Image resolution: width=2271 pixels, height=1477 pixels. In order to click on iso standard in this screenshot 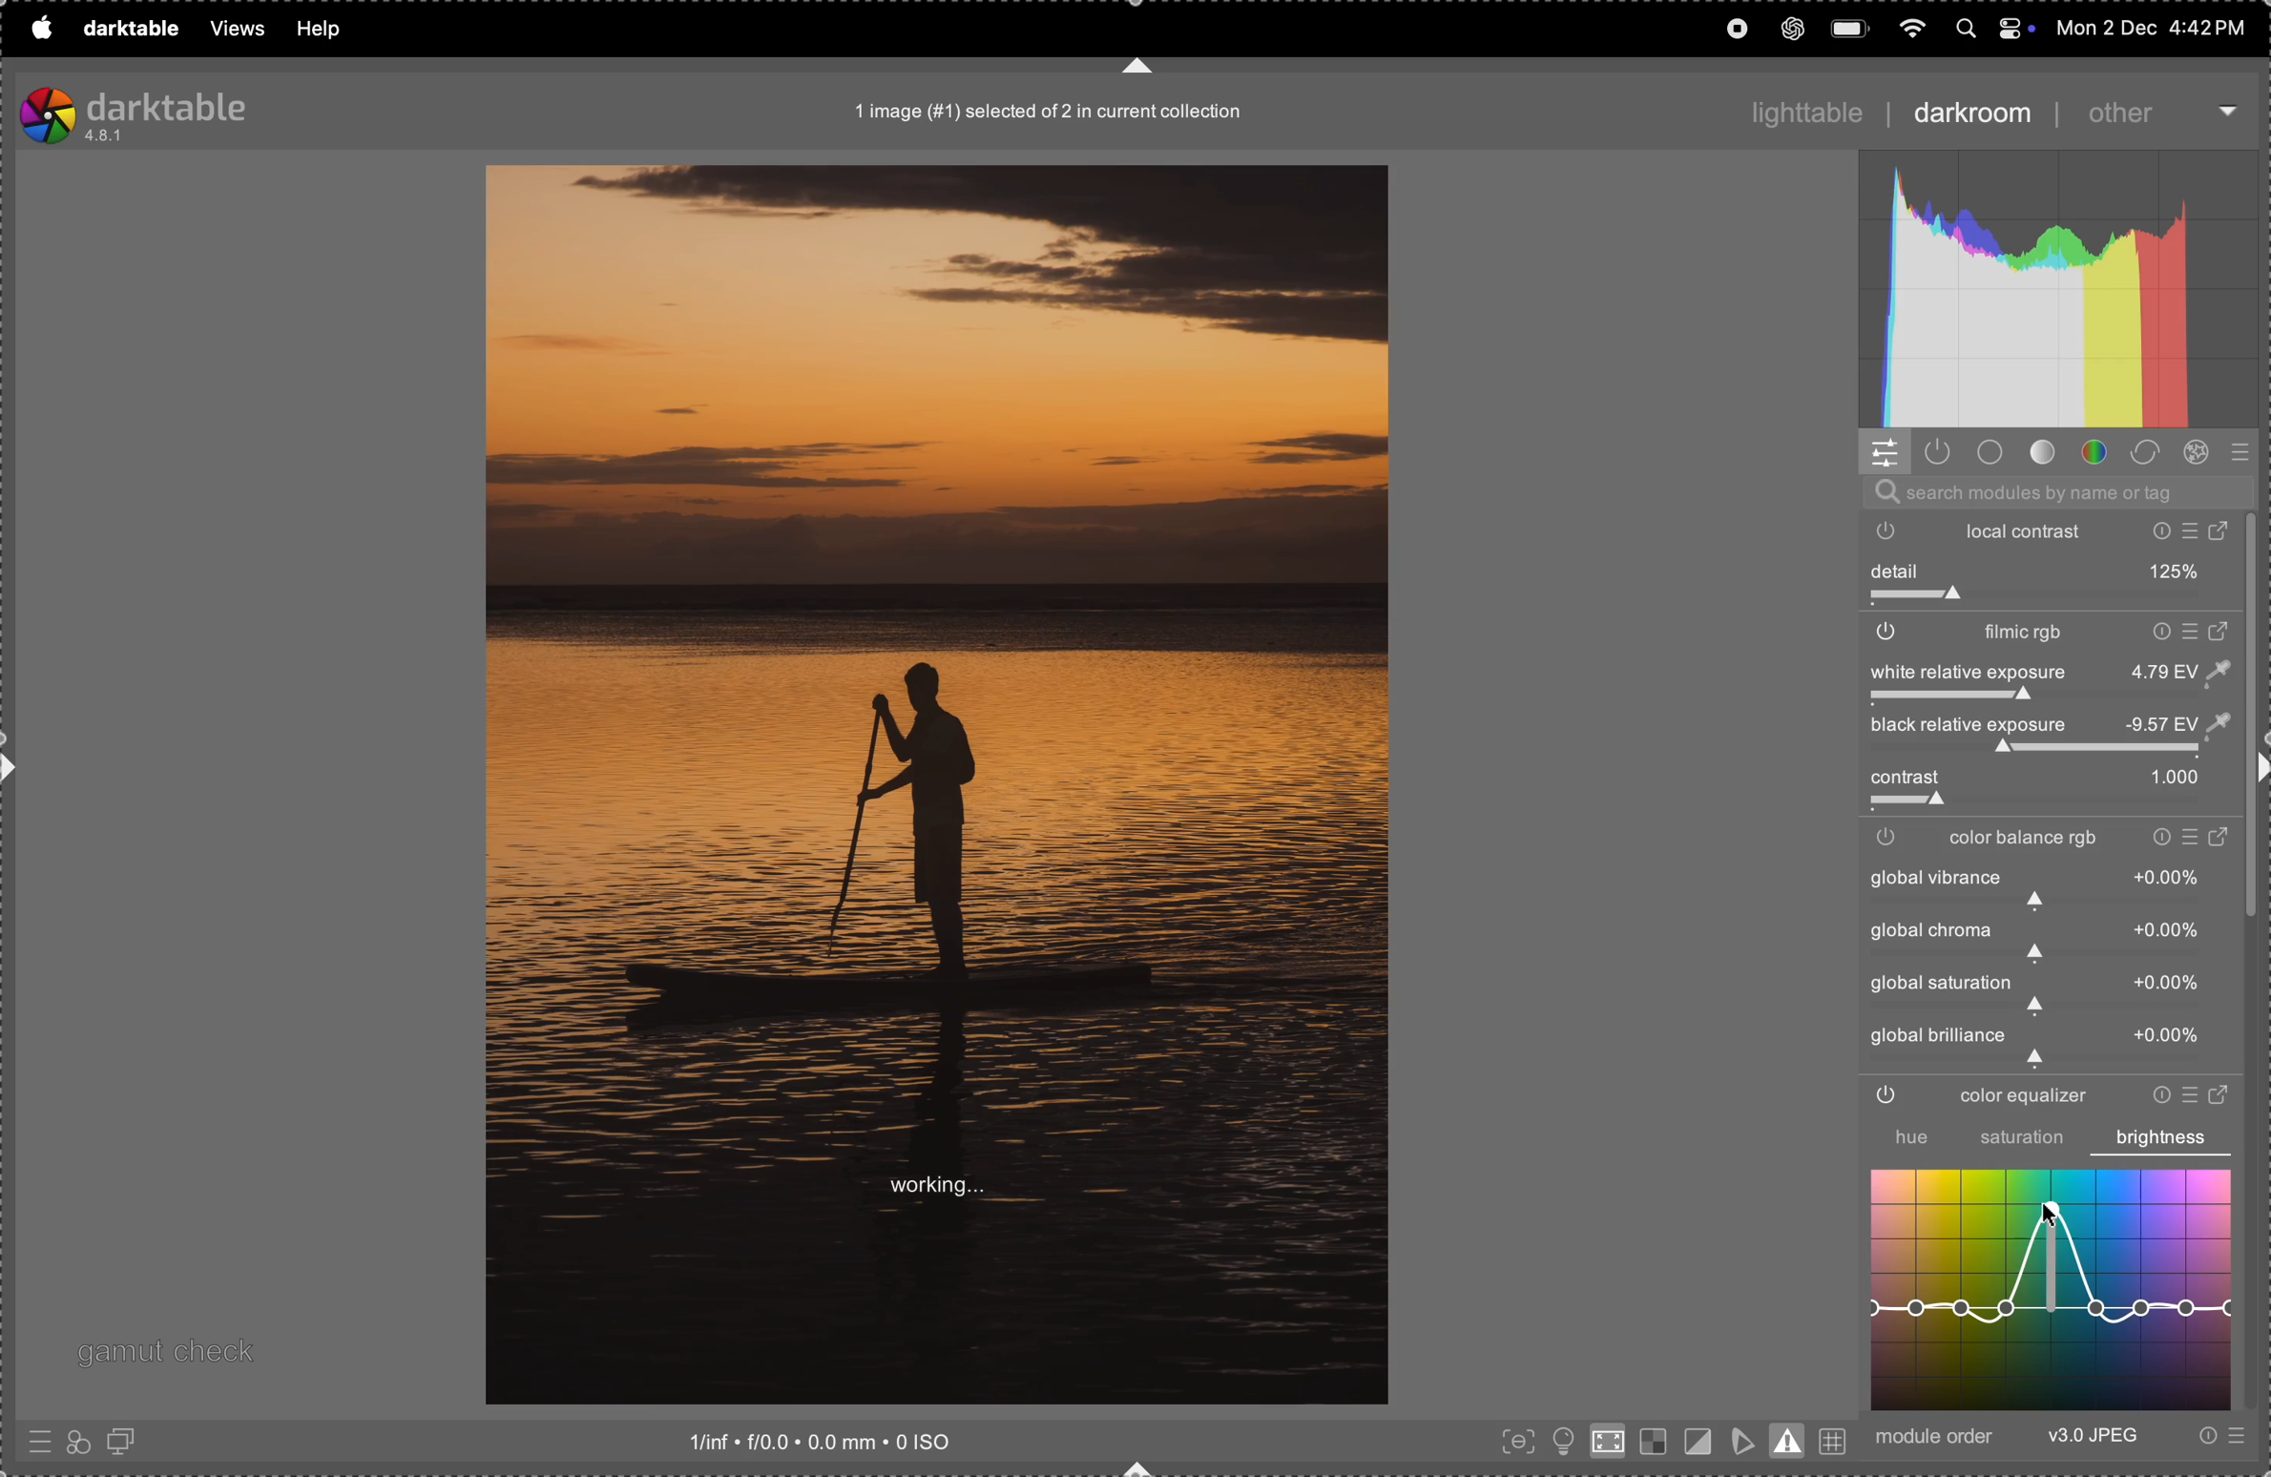, I will do `click(849, 1444)`.